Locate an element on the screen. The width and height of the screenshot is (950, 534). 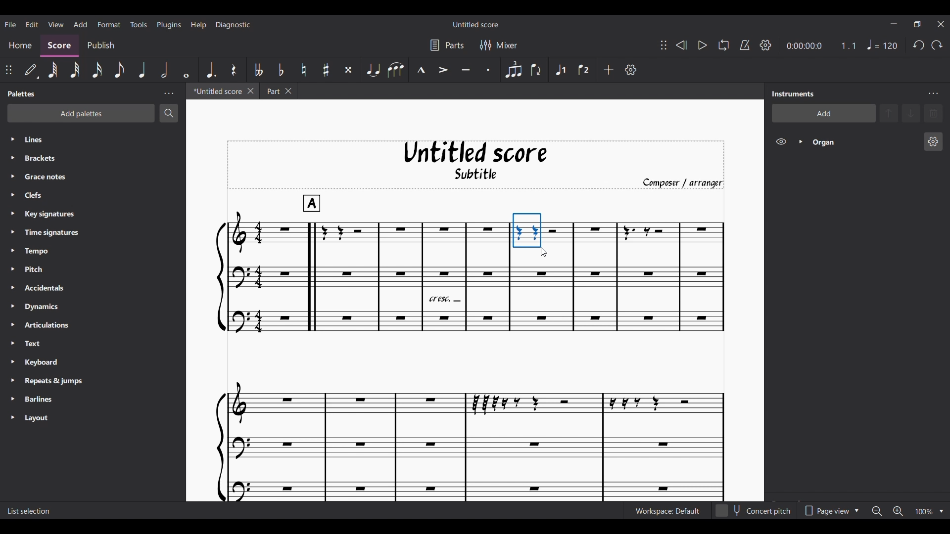
Toggle flat is located at coordinates (281, 70).